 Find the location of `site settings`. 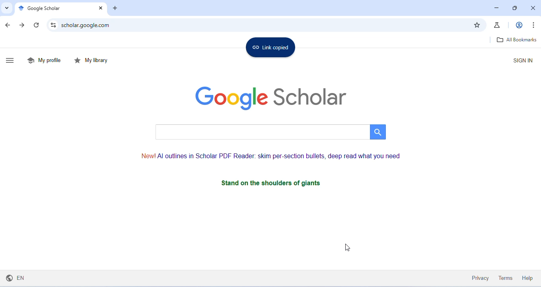

site settings is located at coordinates (53, 25).